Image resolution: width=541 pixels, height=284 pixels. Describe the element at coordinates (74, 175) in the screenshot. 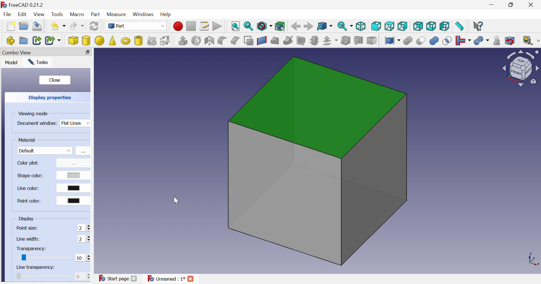

I see `Select color` at that location.